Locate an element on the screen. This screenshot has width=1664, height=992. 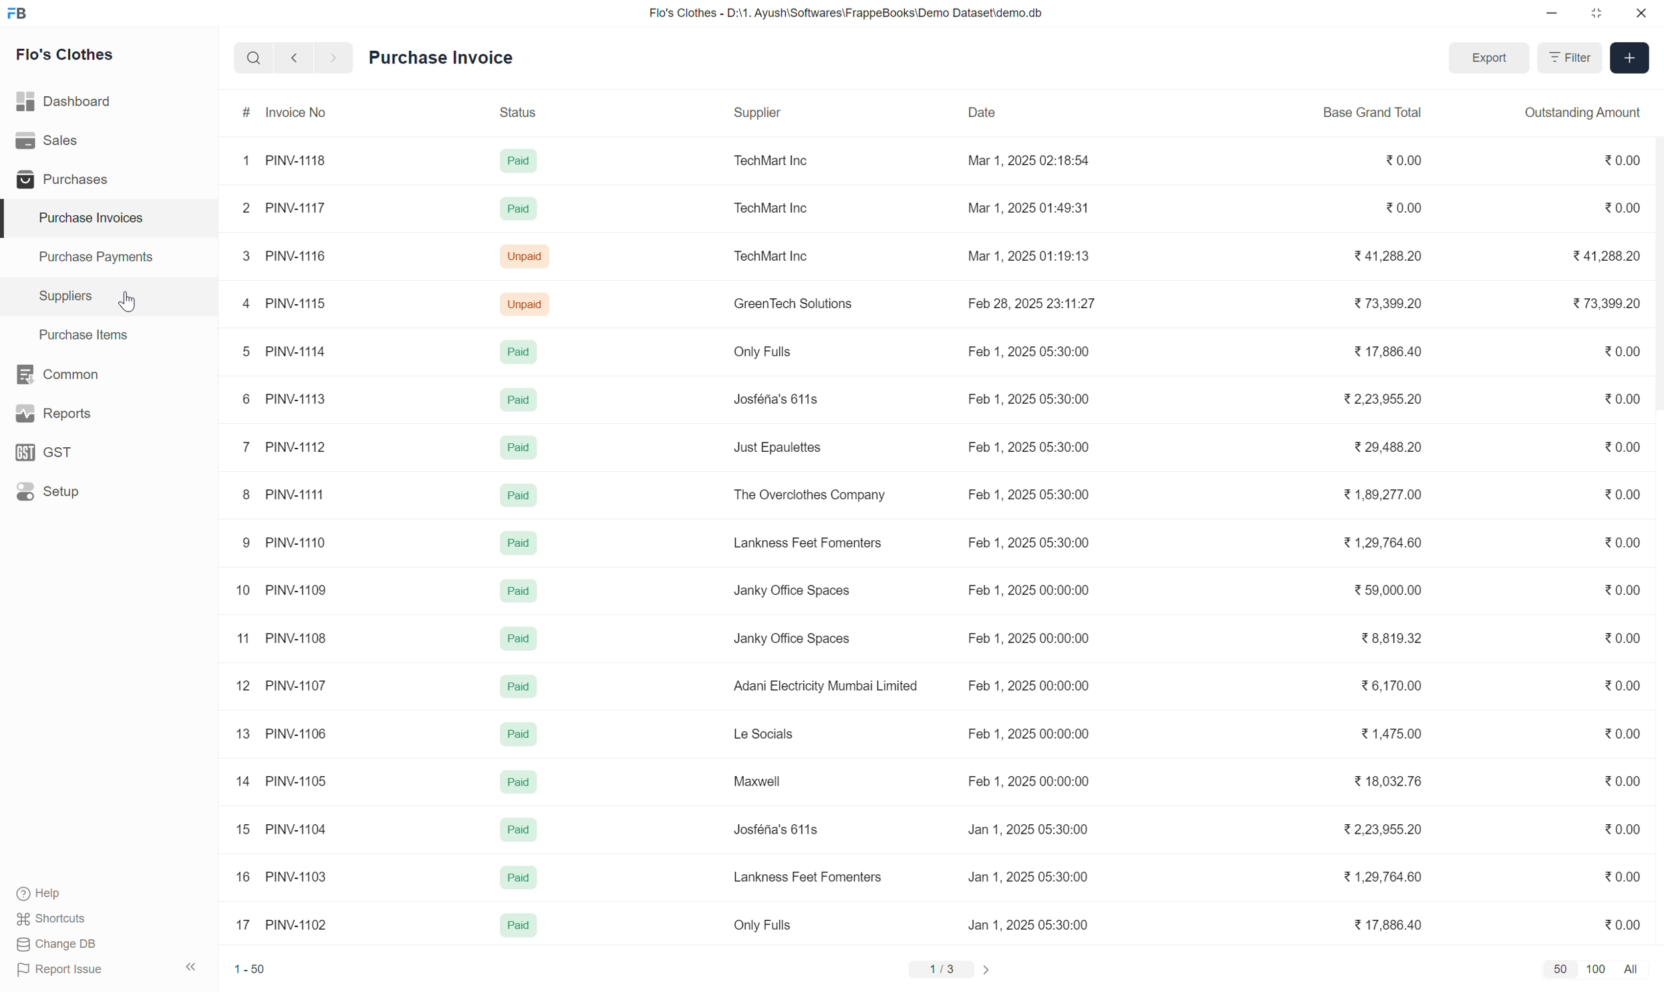
%1,29,764.60 is located at coordinates (1388, 876).